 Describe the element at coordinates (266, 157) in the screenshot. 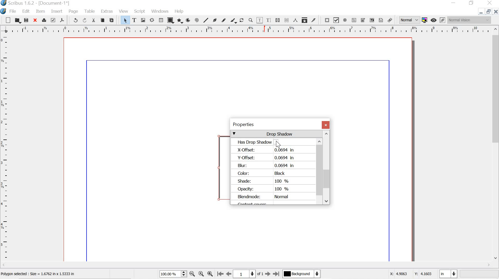

I see `Y-Offset: 0.0694 in` at that location.